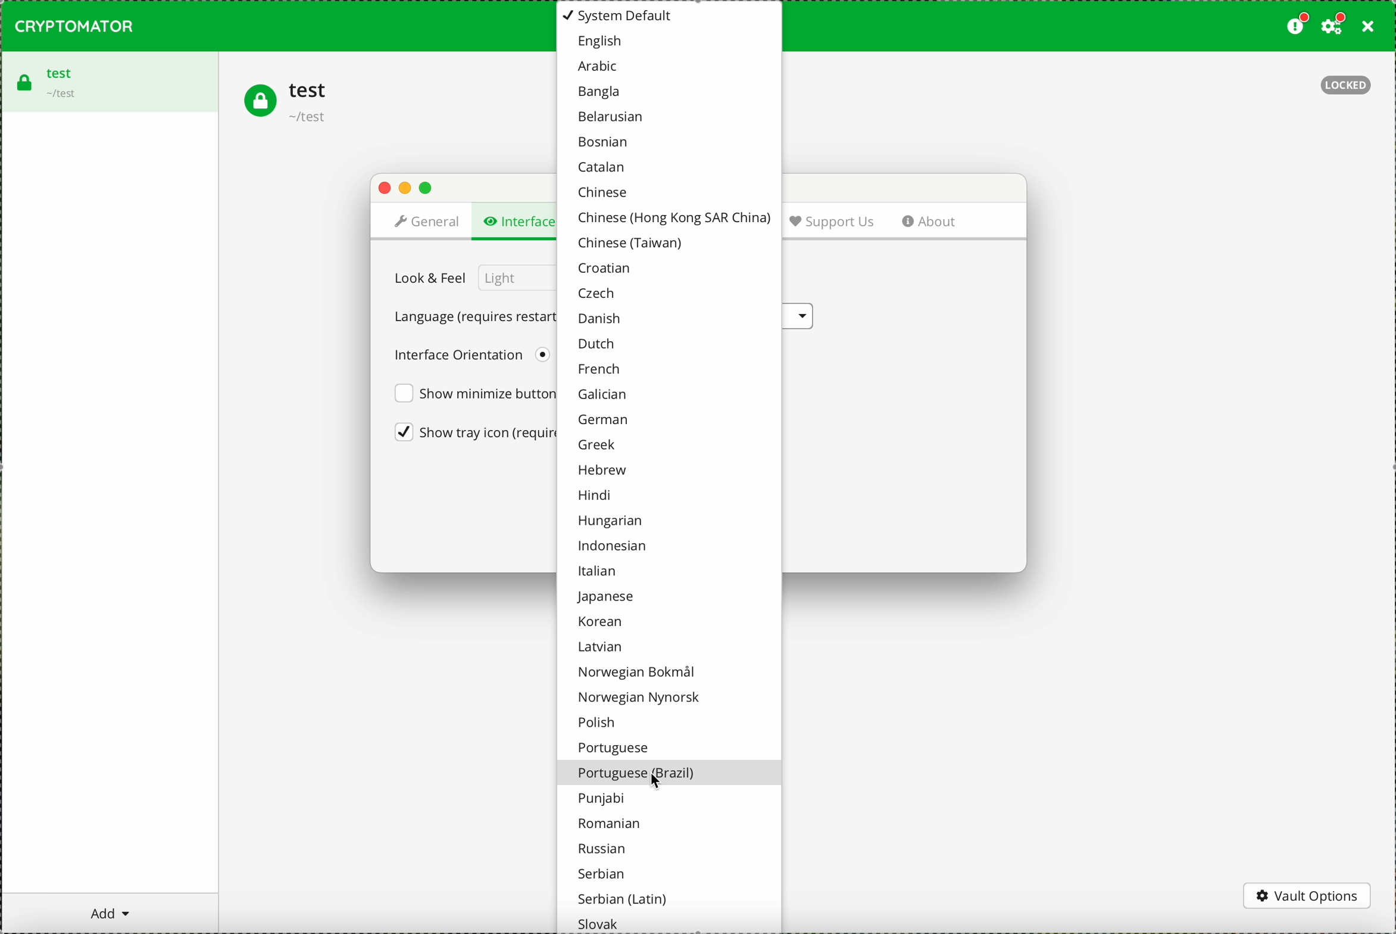 The height and width of the screenshot is (934, 1396). What do you see at coordinates (606, 472) in the screenshot?
I see `hebrew` at bounding box center [606, 472].